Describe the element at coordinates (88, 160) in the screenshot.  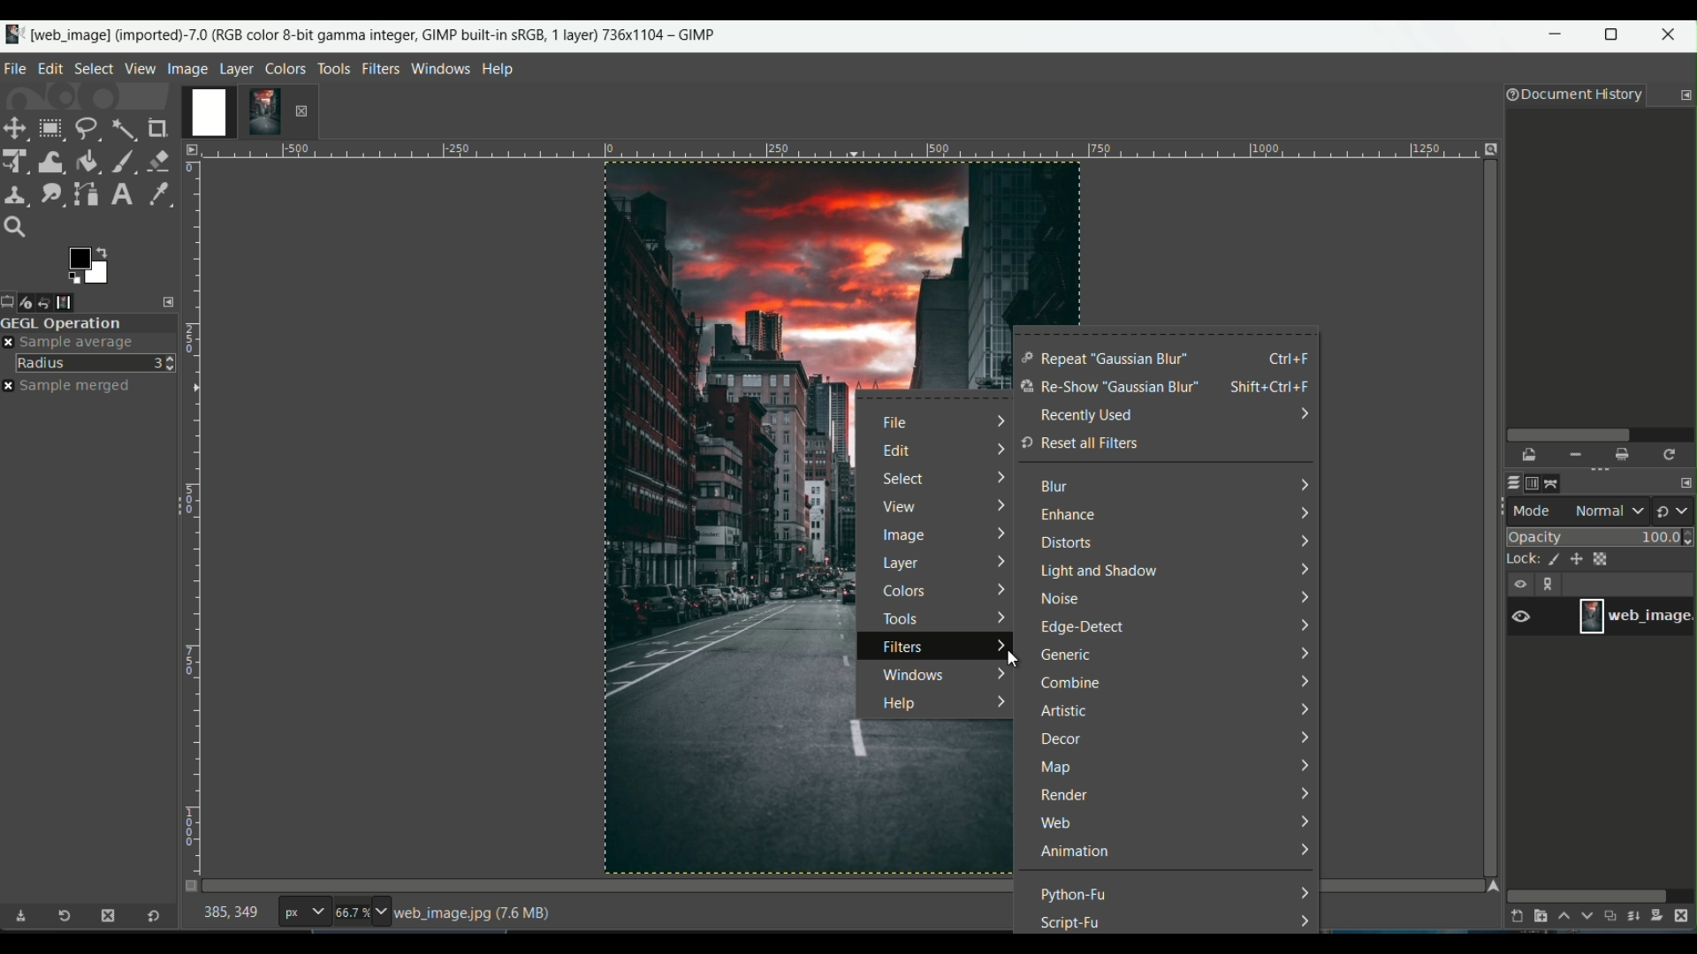
I see `bucket fill tool` at that location.